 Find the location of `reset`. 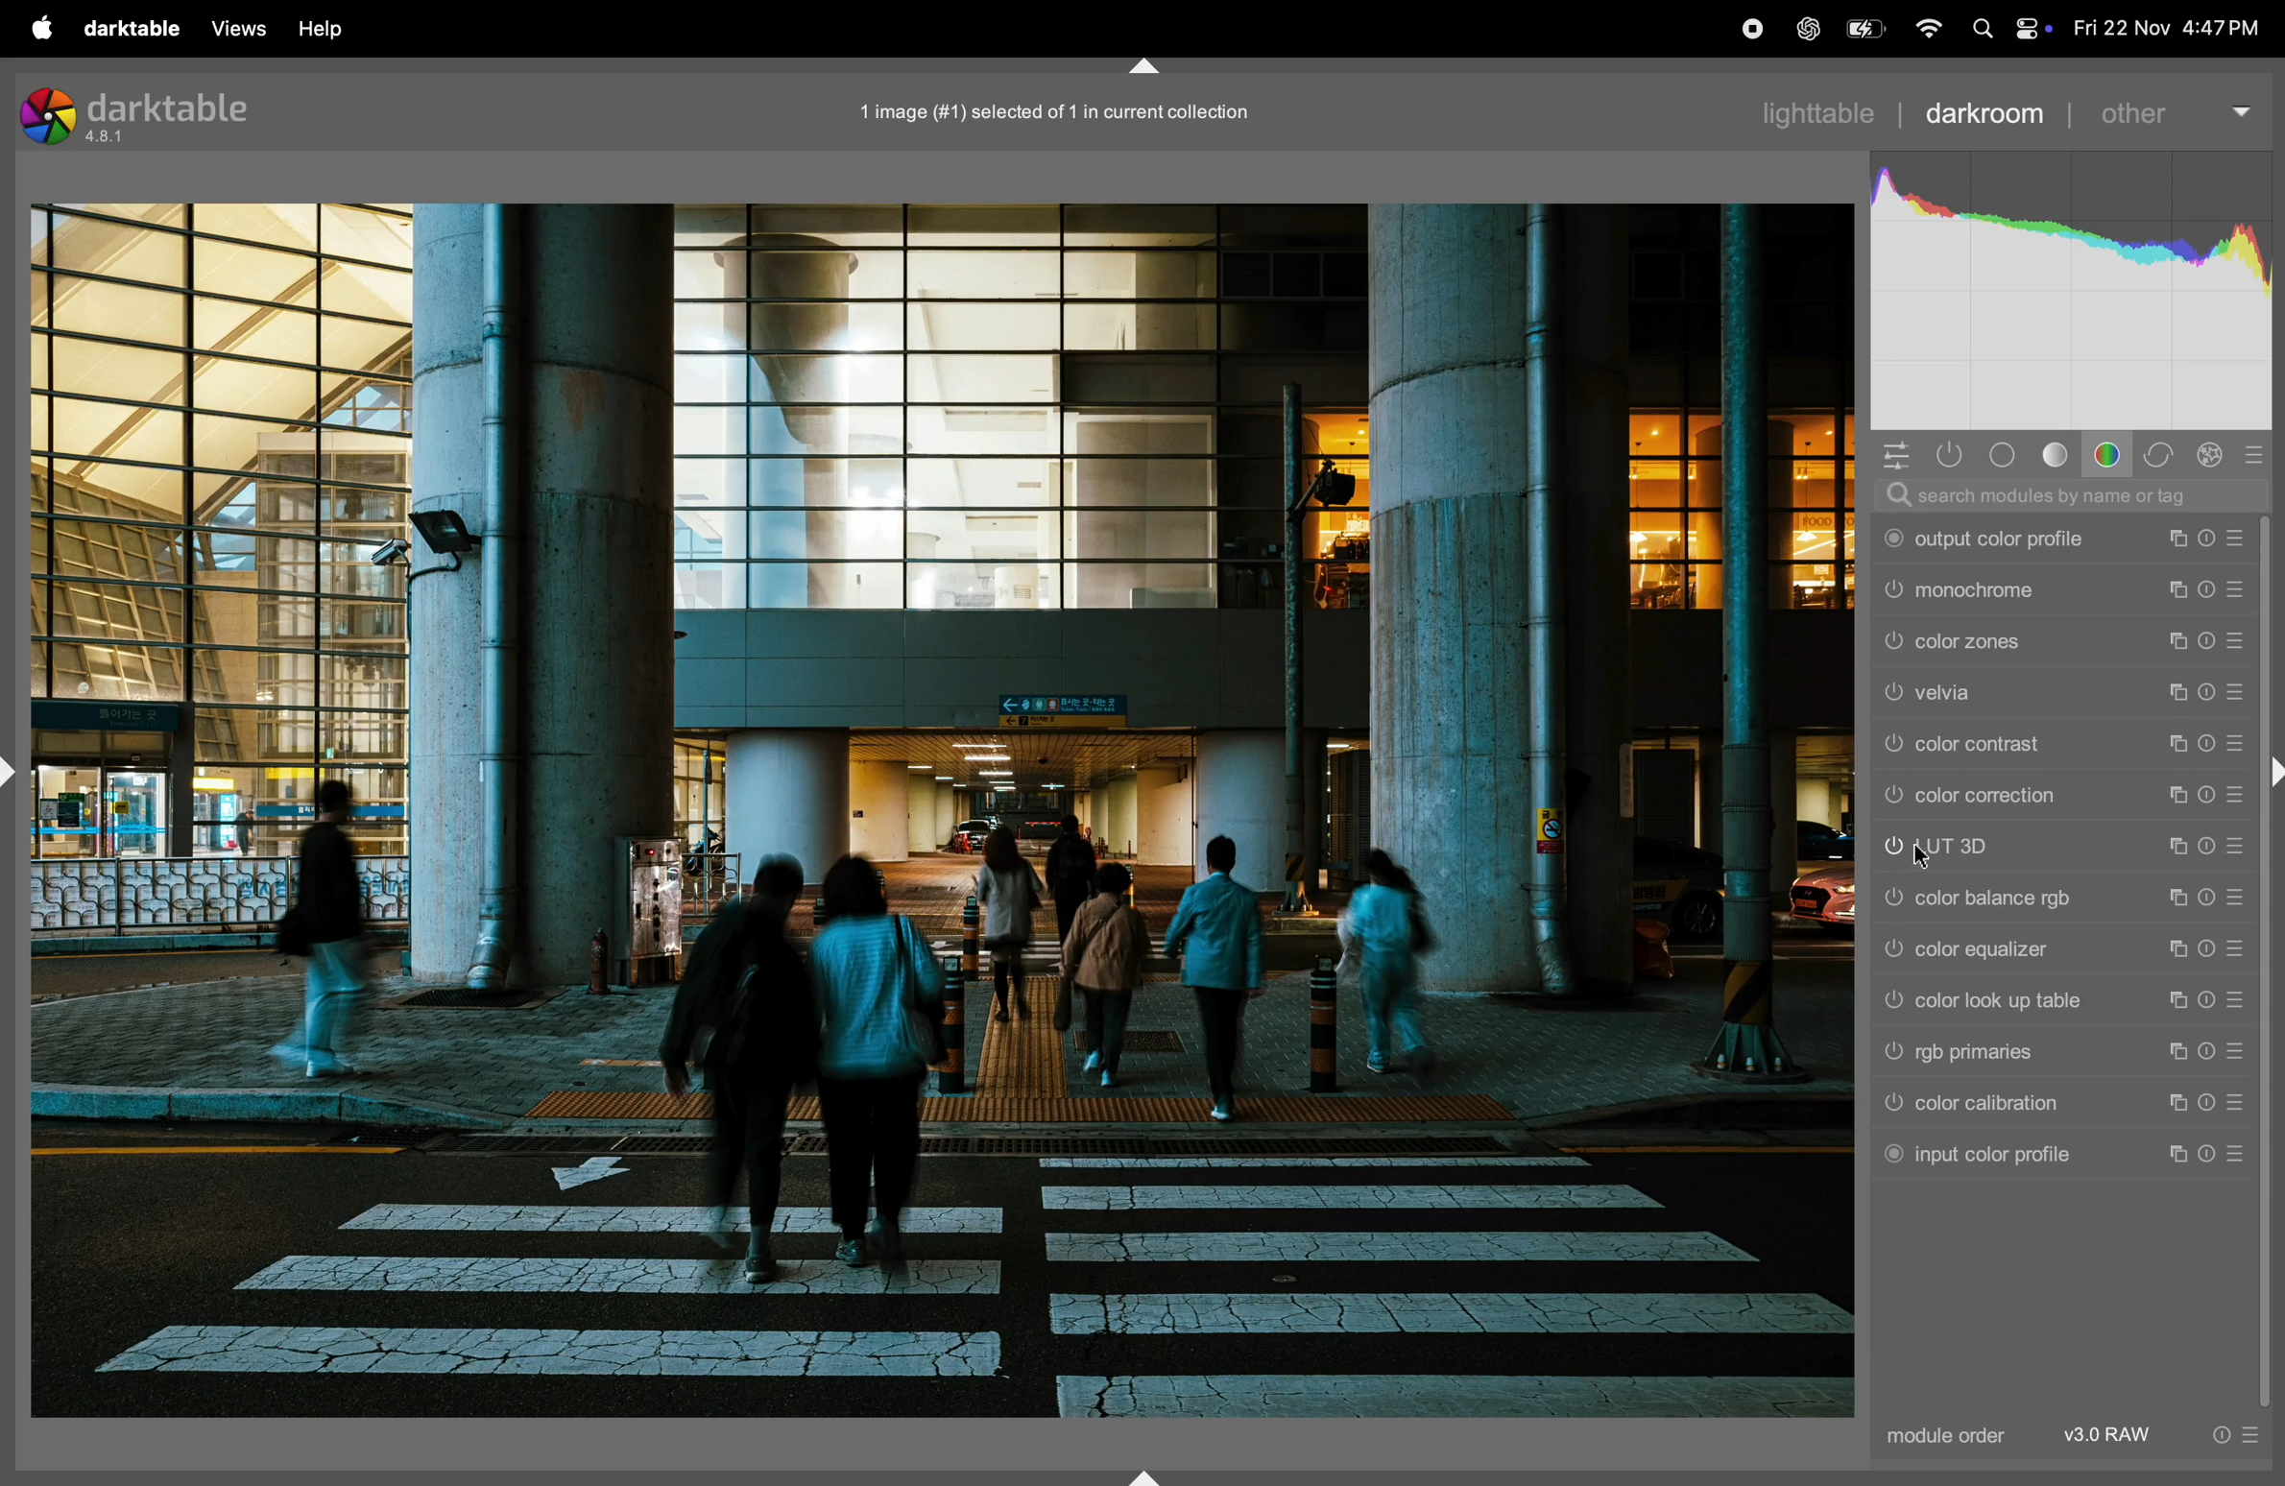

reset is located at coordinates (2206, 899).